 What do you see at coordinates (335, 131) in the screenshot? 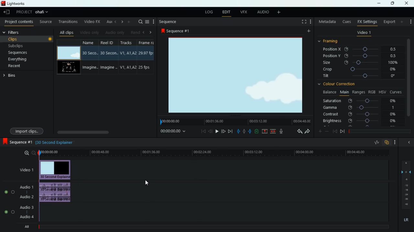
I see `back` at bounding box center [335, 131].